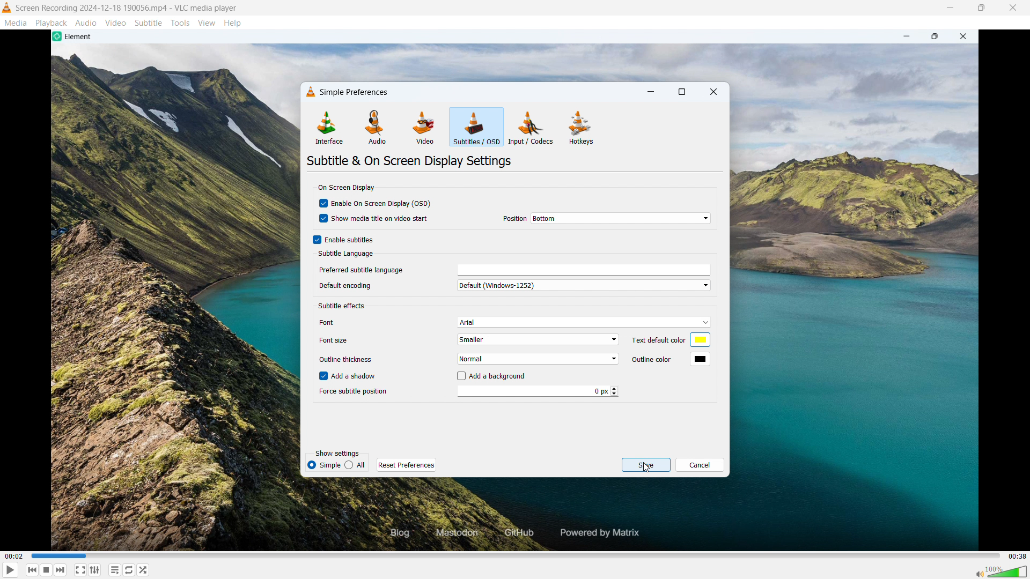  What do you see at coordinates (315, 239) in the screenshot?
I see `checkbox` at bounding box center [315, 239].